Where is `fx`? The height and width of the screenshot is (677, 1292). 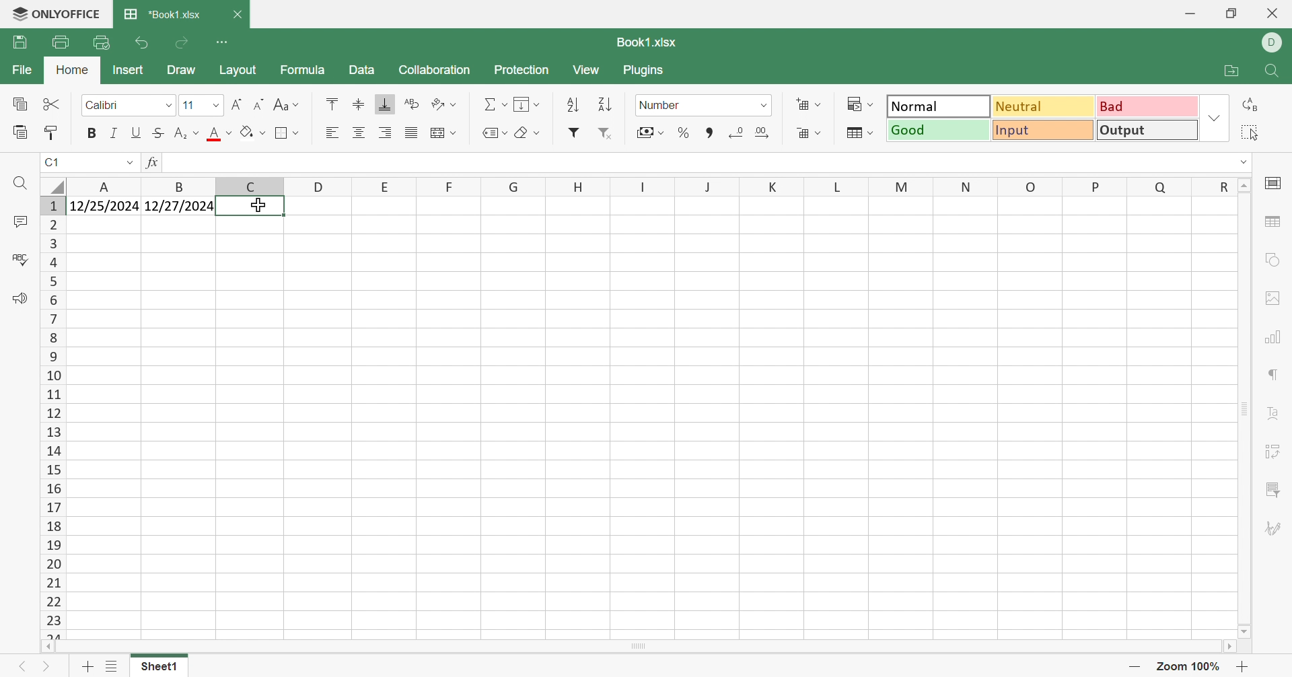
fx is located at coordinates (151, 162).